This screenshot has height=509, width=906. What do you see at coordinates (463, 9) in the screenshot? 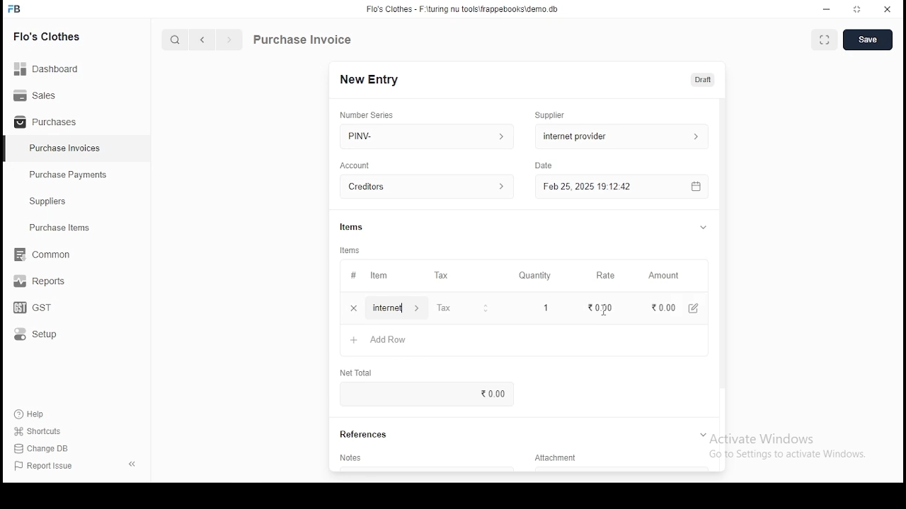
I see `flo's clothes - F:\turing nu tools\frappebooks\demo.db` at bounding box center [463, 9].